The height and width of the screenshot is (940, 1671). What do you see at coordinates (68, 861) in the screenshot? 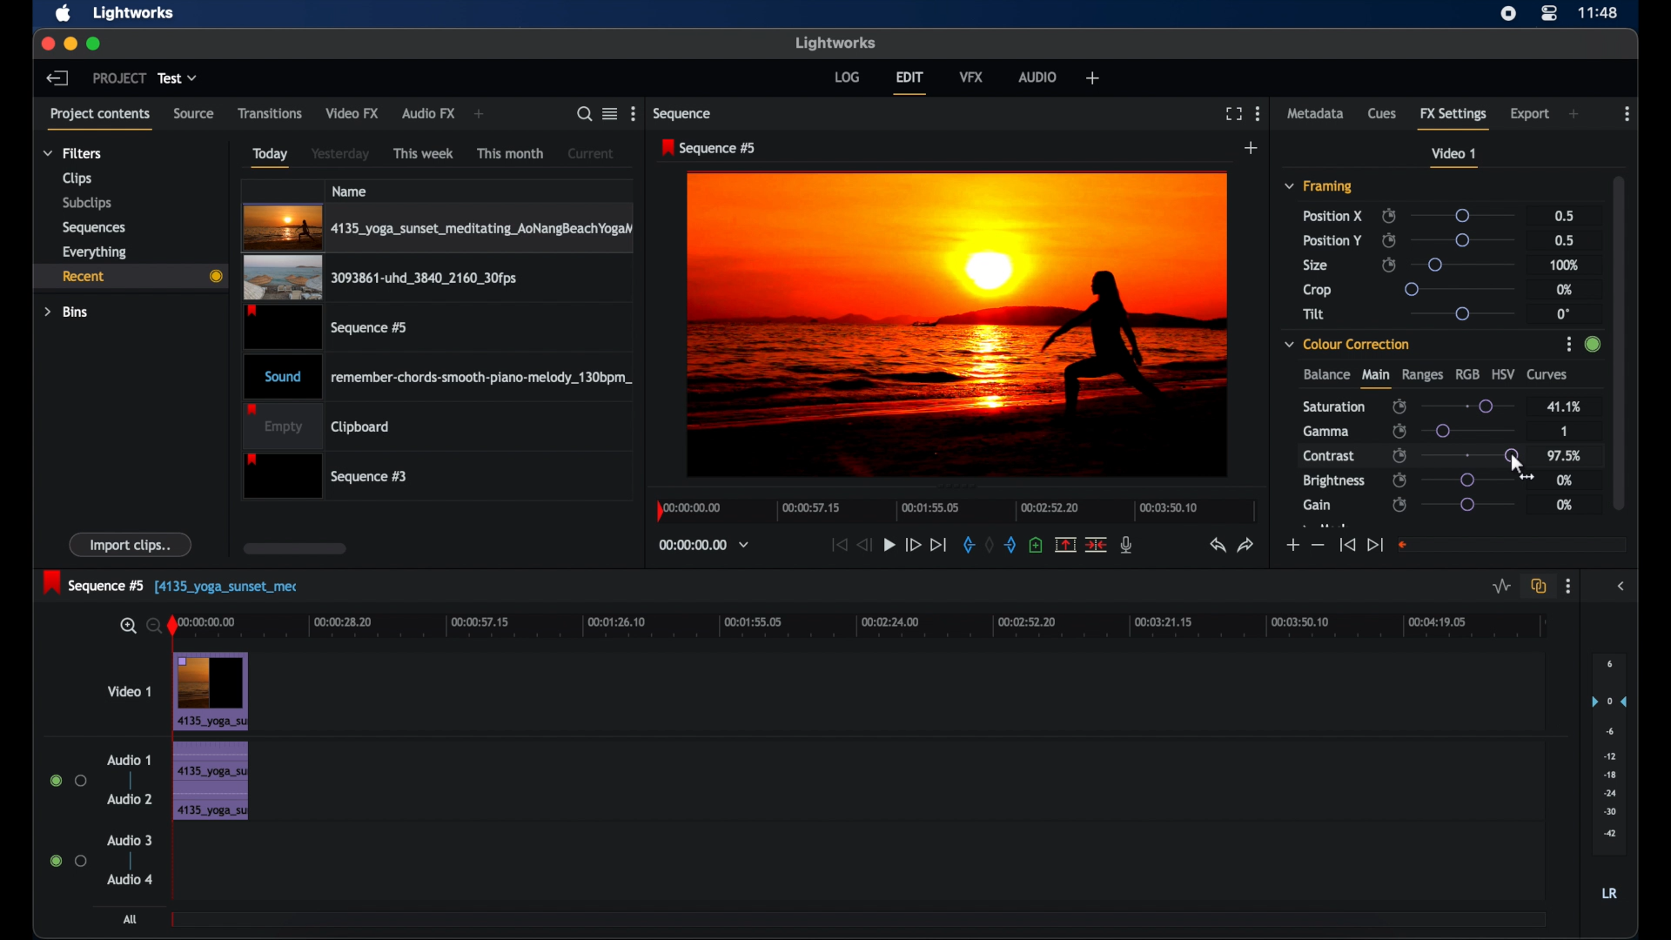
I see `radio buttons` at bounding box center [68, 861].